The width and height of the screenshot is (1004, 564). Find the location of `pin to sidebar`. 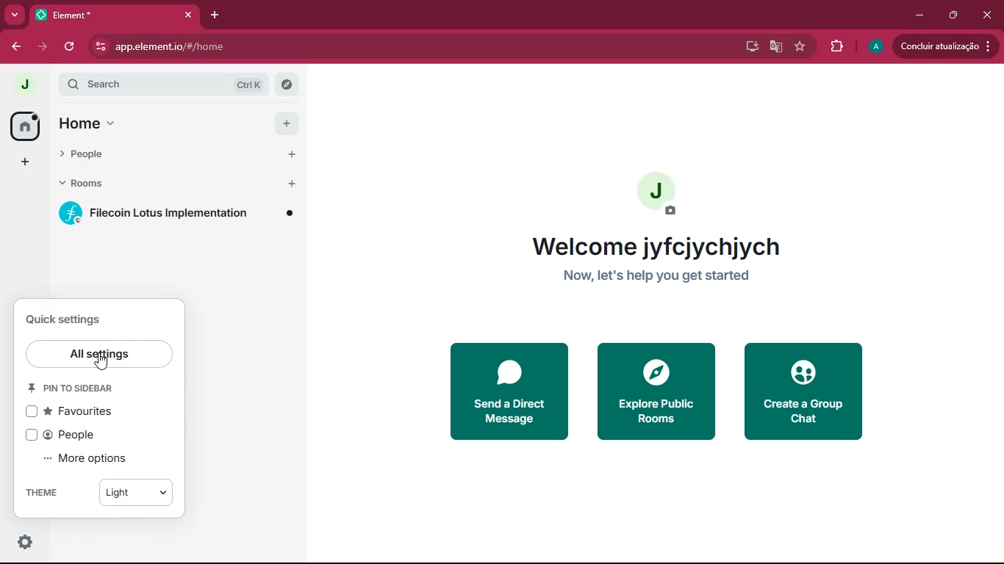

pin to sidebar is located at coordinates (71, 387).